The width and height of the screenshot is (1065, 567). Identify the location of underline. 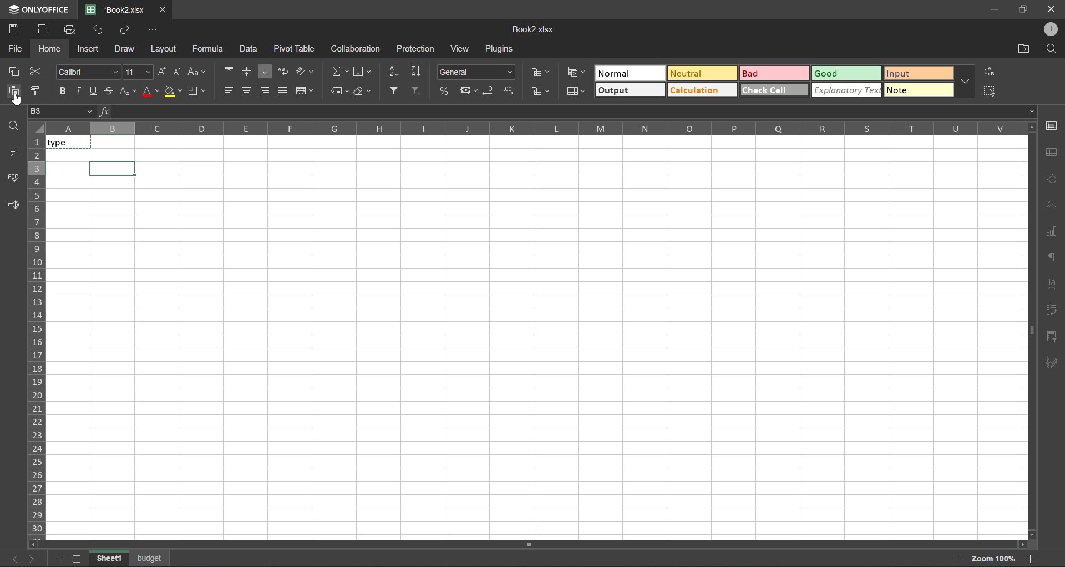
(95, 91).